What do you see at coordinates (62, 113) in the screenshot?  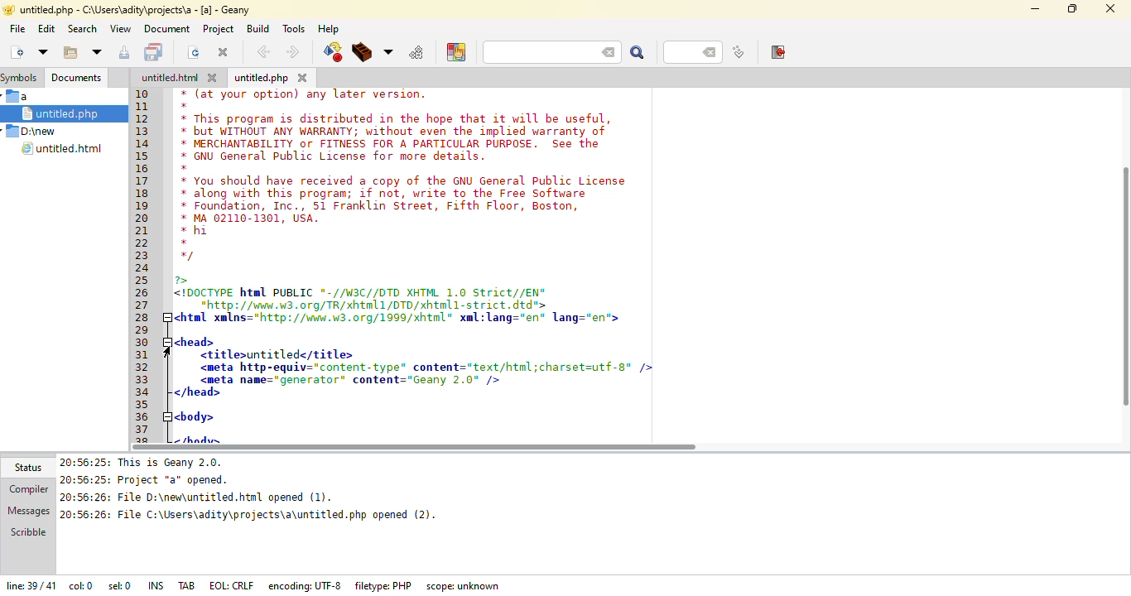 I see `untitled.php` at bounding box center [62, 113].